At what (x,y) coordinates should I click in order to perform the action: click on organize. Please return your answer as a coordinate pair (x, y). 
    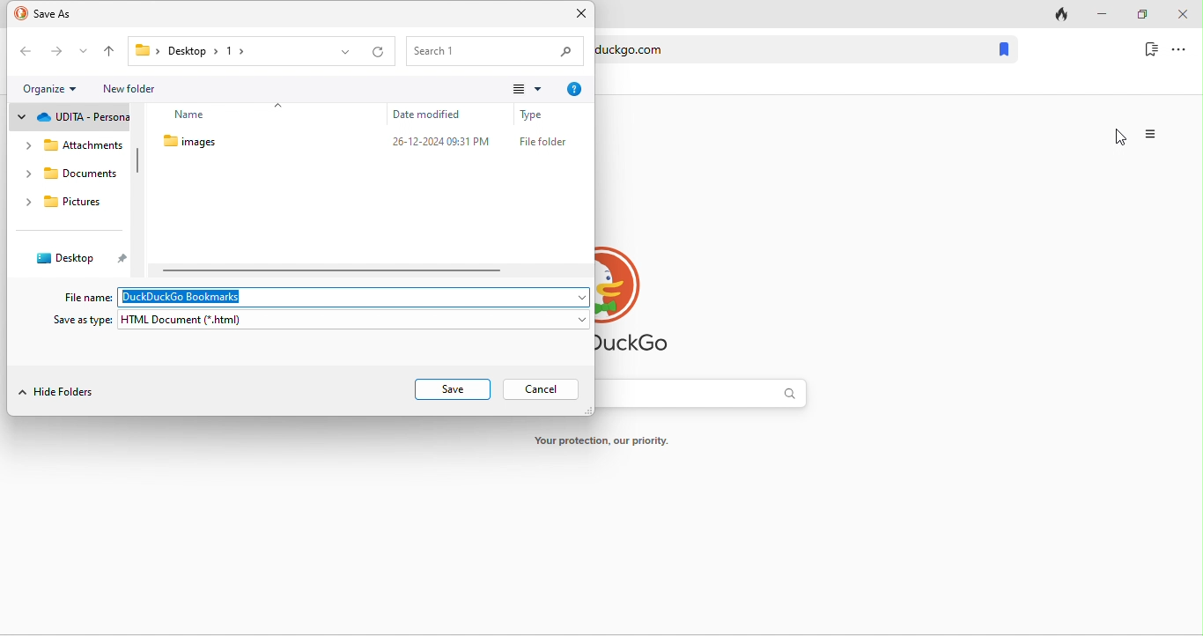
    Looking at the image, I should click on (55, 89).